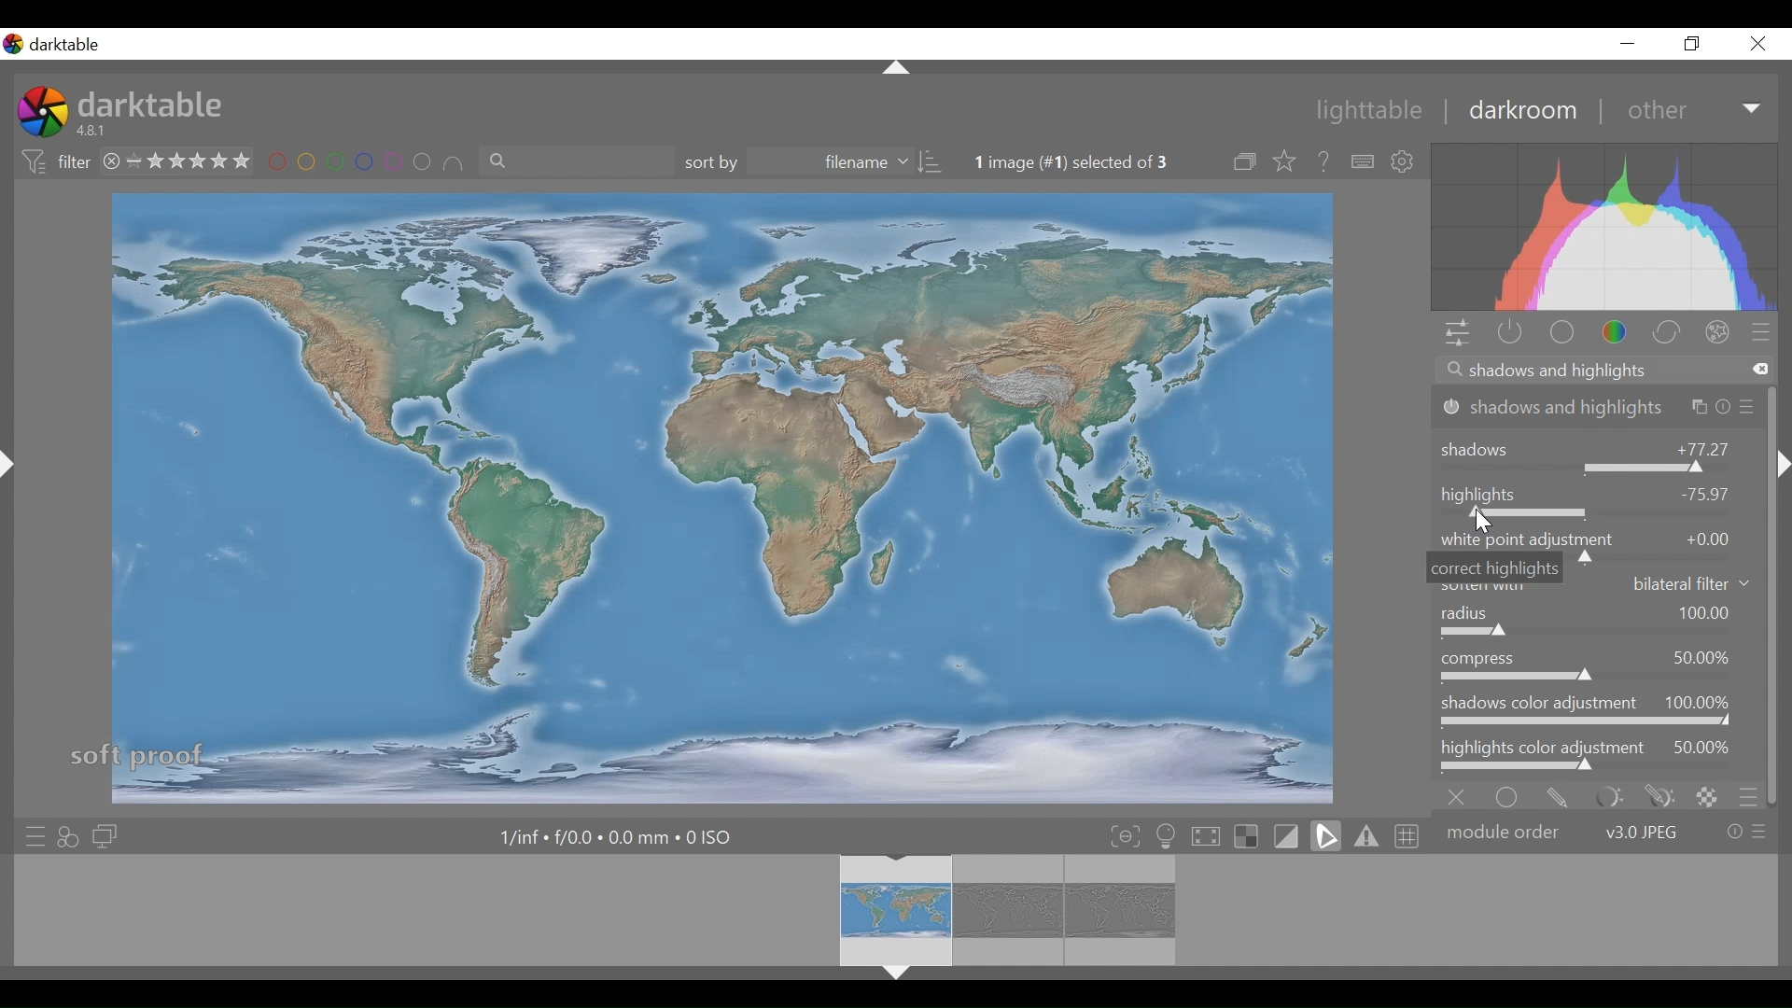 The image size is (1792, 1008). Describe the element at coordinates (718, 496) in the screenshot. I see `main editing area` at that location.